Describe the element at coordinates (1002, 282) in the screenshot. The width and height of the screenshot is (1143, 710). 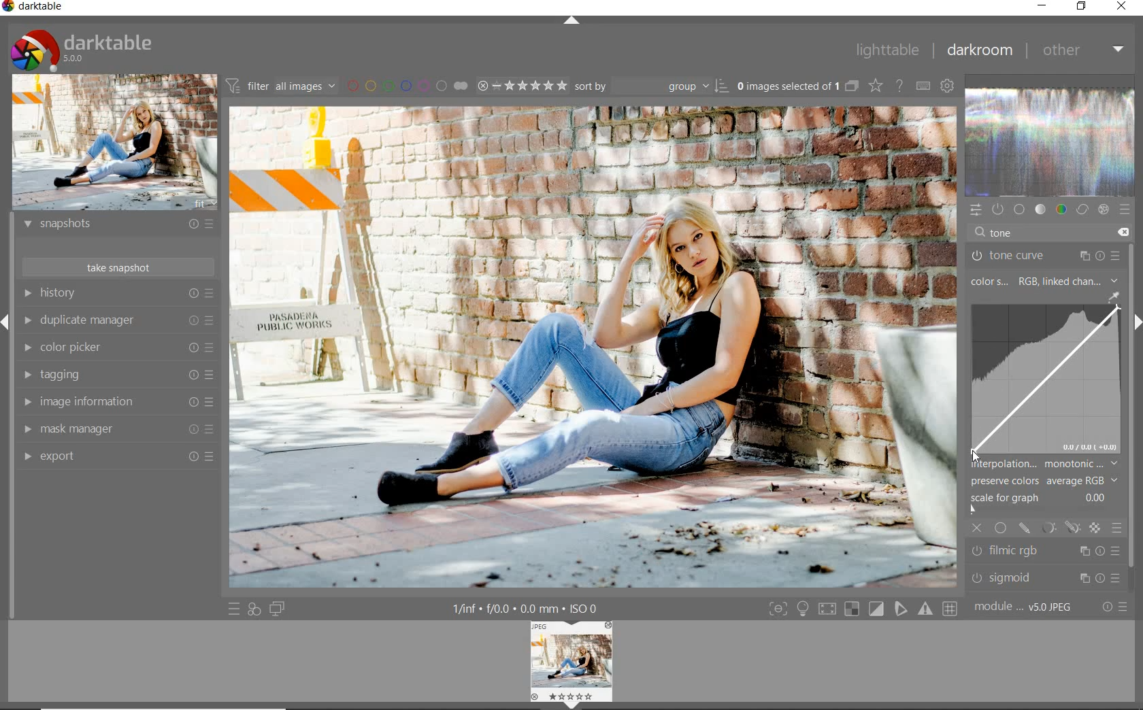
I see `color s.. RGB` at that location.